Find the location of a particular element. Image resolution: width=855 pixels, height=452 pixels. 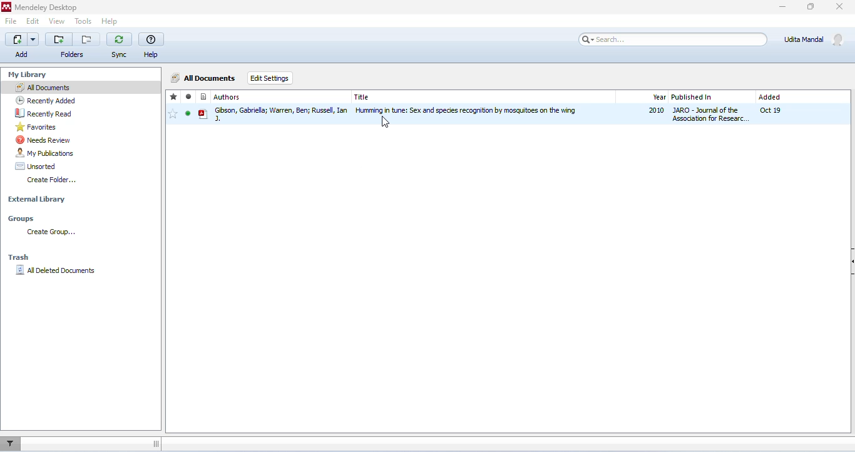

edit is located at coordinates (32, 22).